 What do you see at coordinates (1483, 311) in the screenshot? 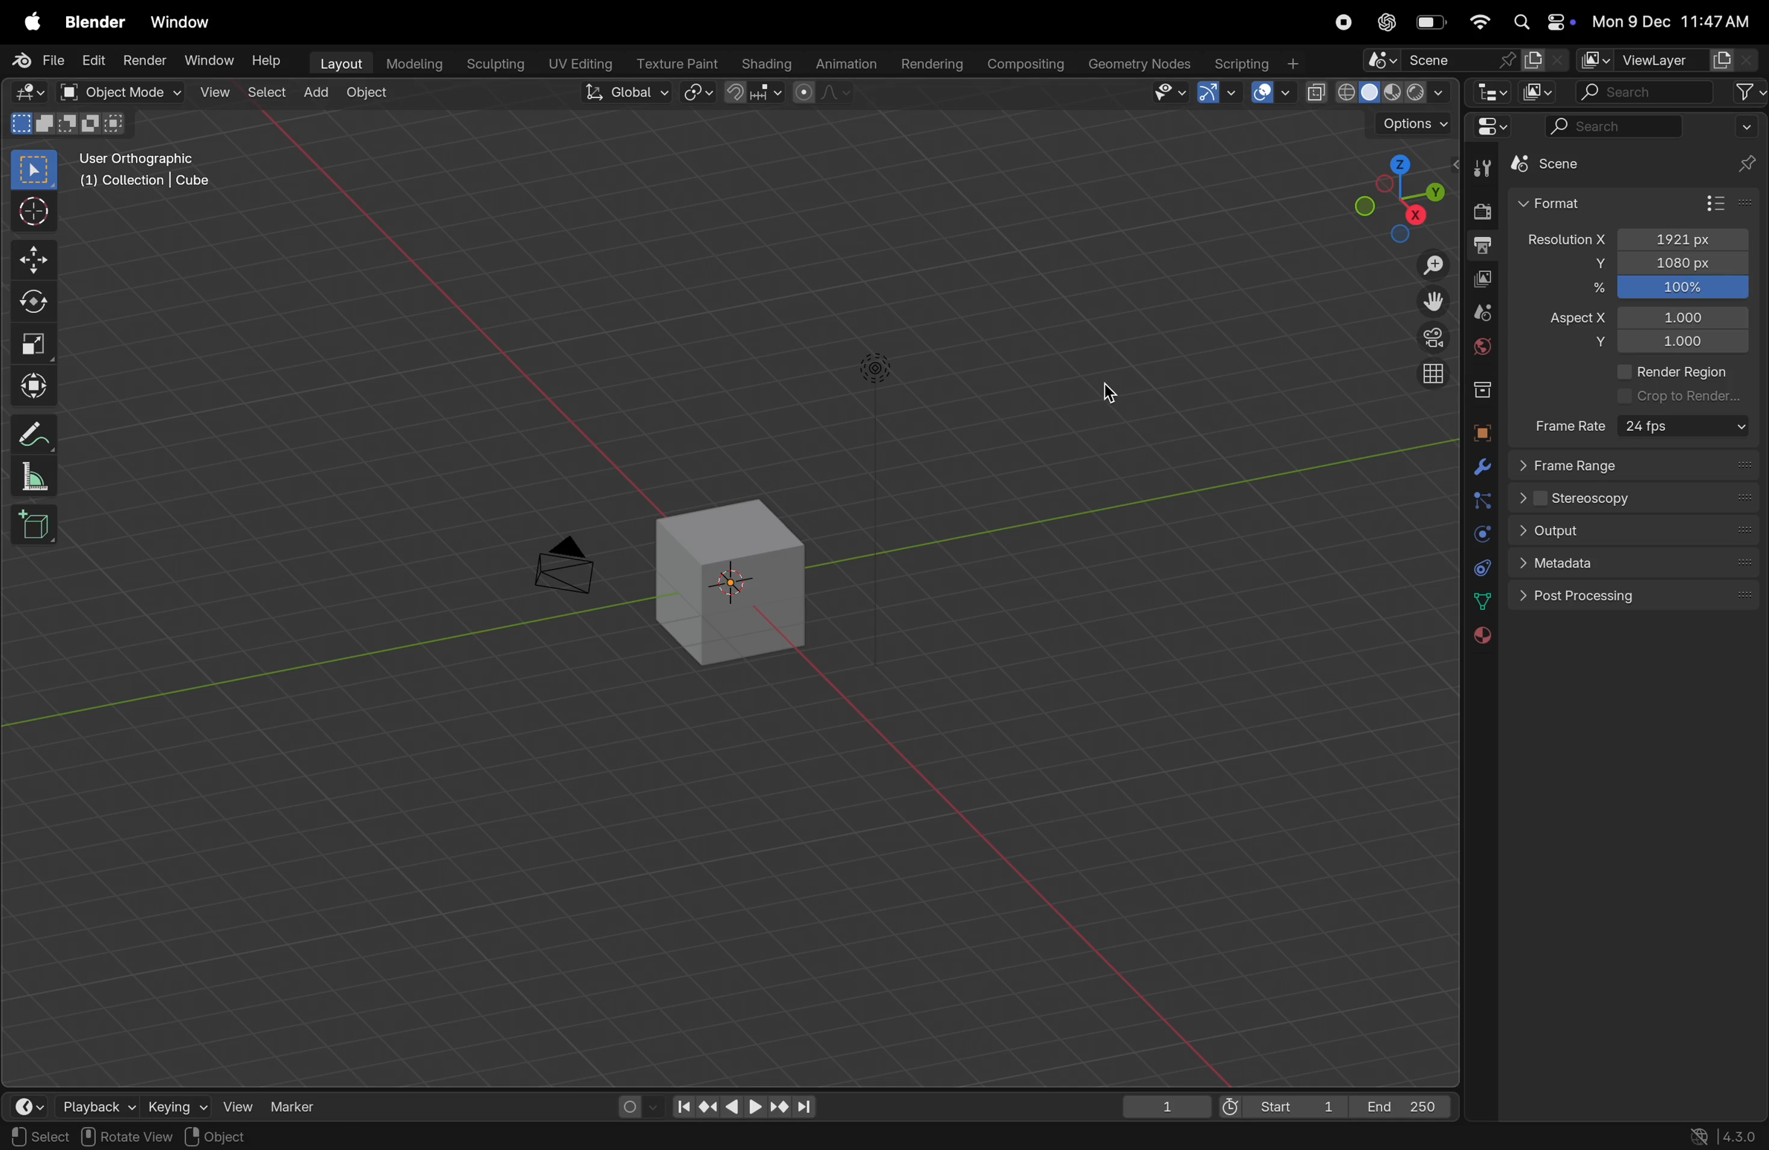
I see `scene` at bounding box center [1483, 311].